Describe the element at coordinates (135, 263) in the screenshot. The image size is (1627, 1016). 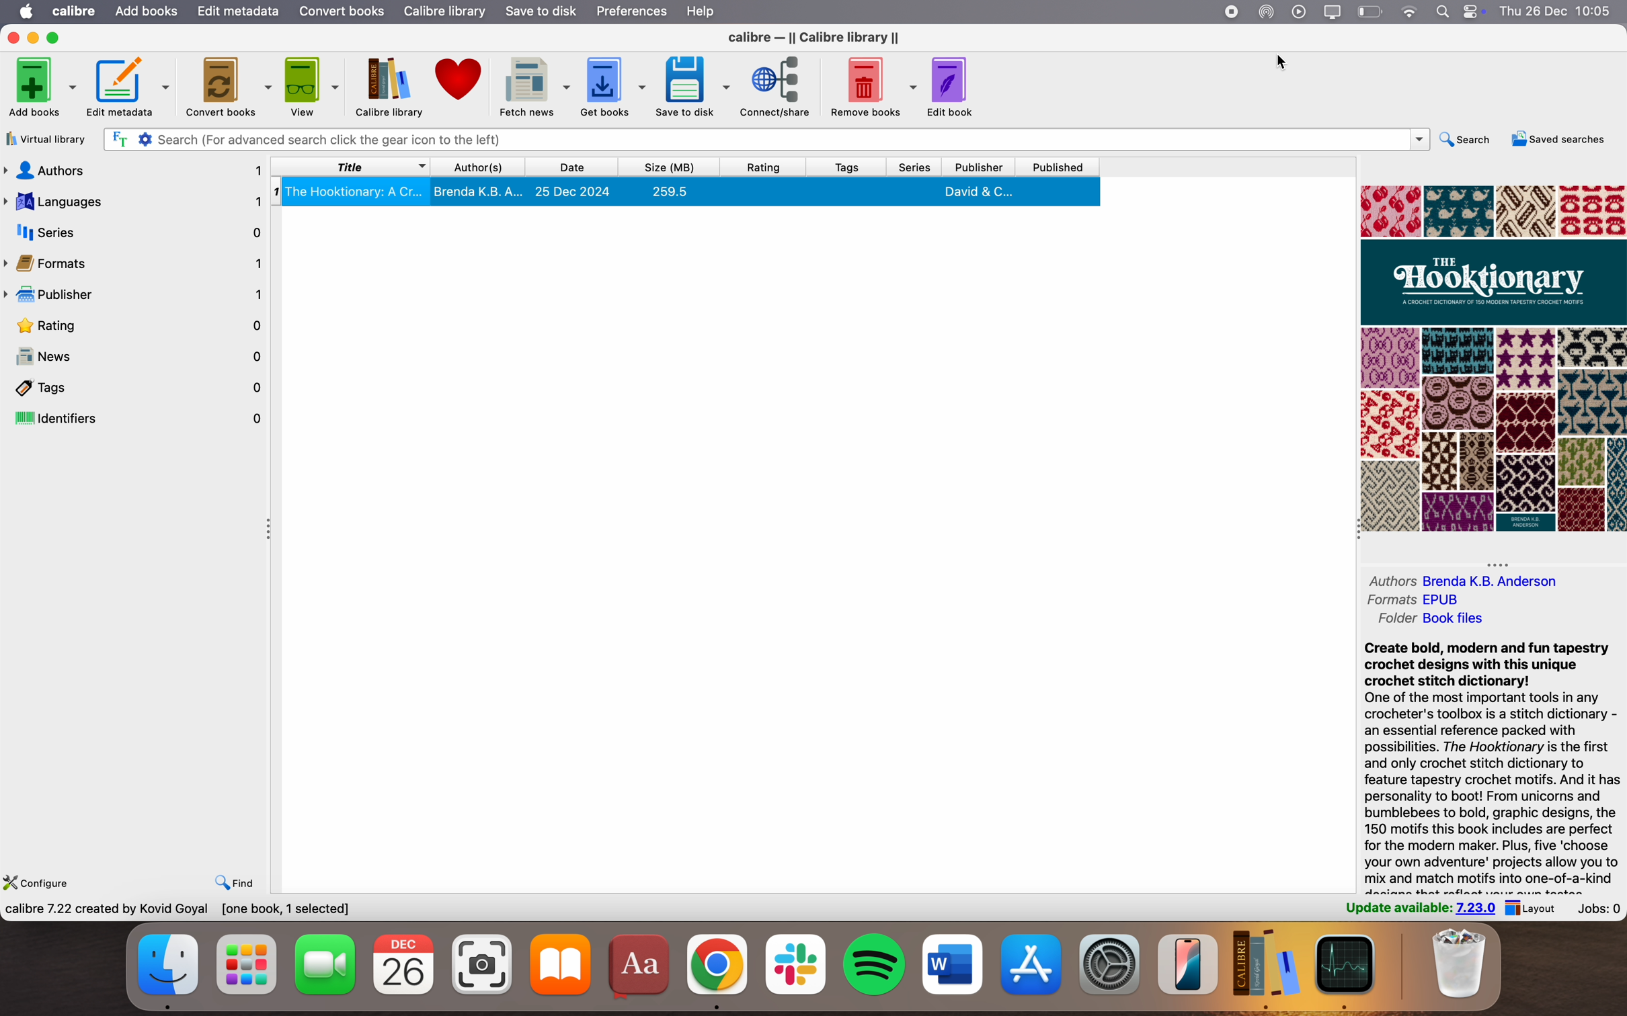
I see `formats` at that location.